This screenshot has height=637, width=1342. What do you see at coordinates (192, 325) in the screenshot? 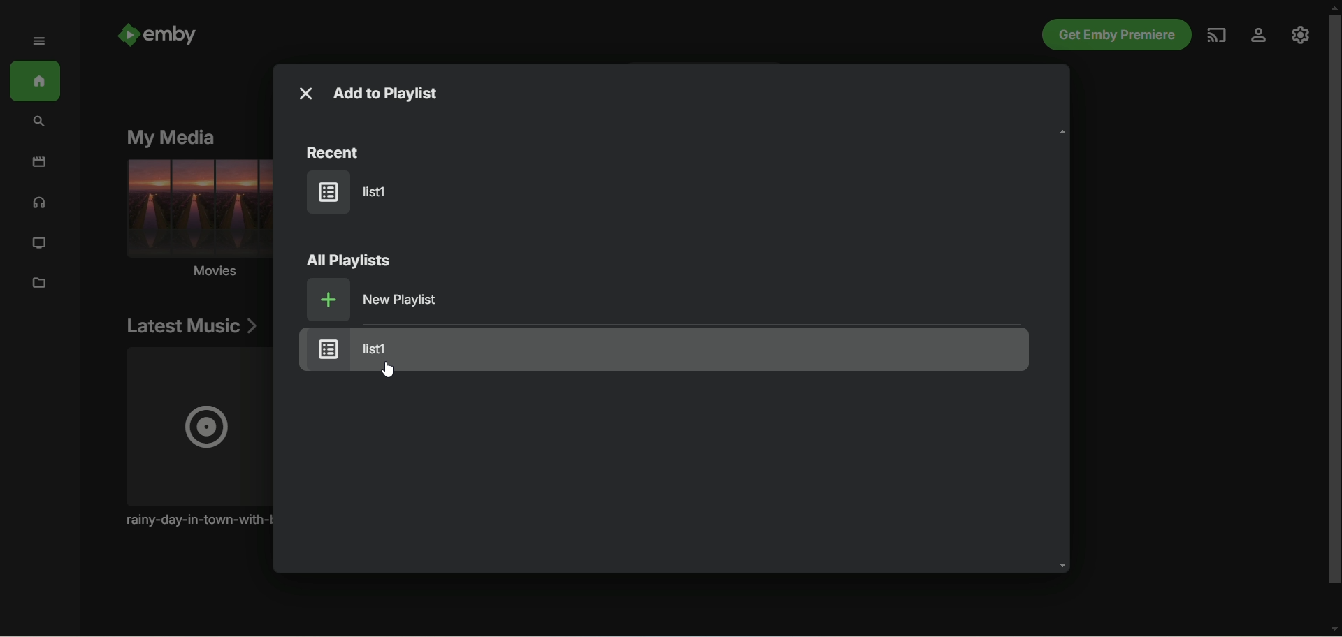
I see `latest music` at bounding box center [192, 325].